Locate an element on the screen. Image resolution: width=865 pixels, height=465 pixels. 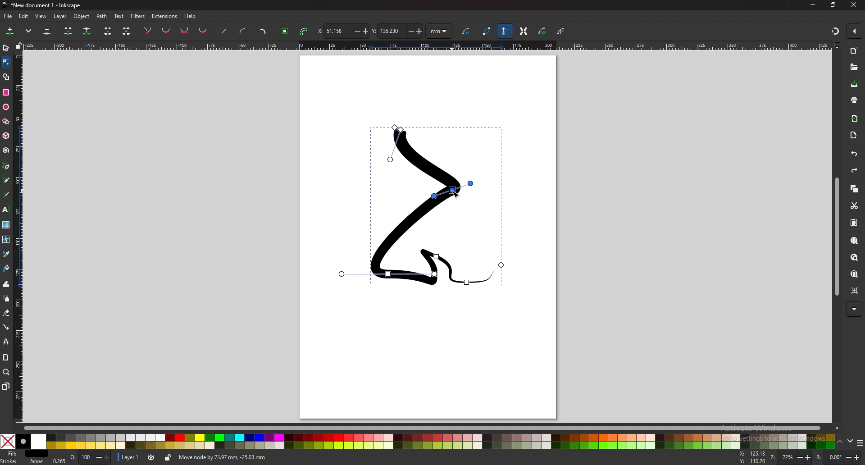
delete segment between two non endpoint nodes is located at coordinates (127, 32).